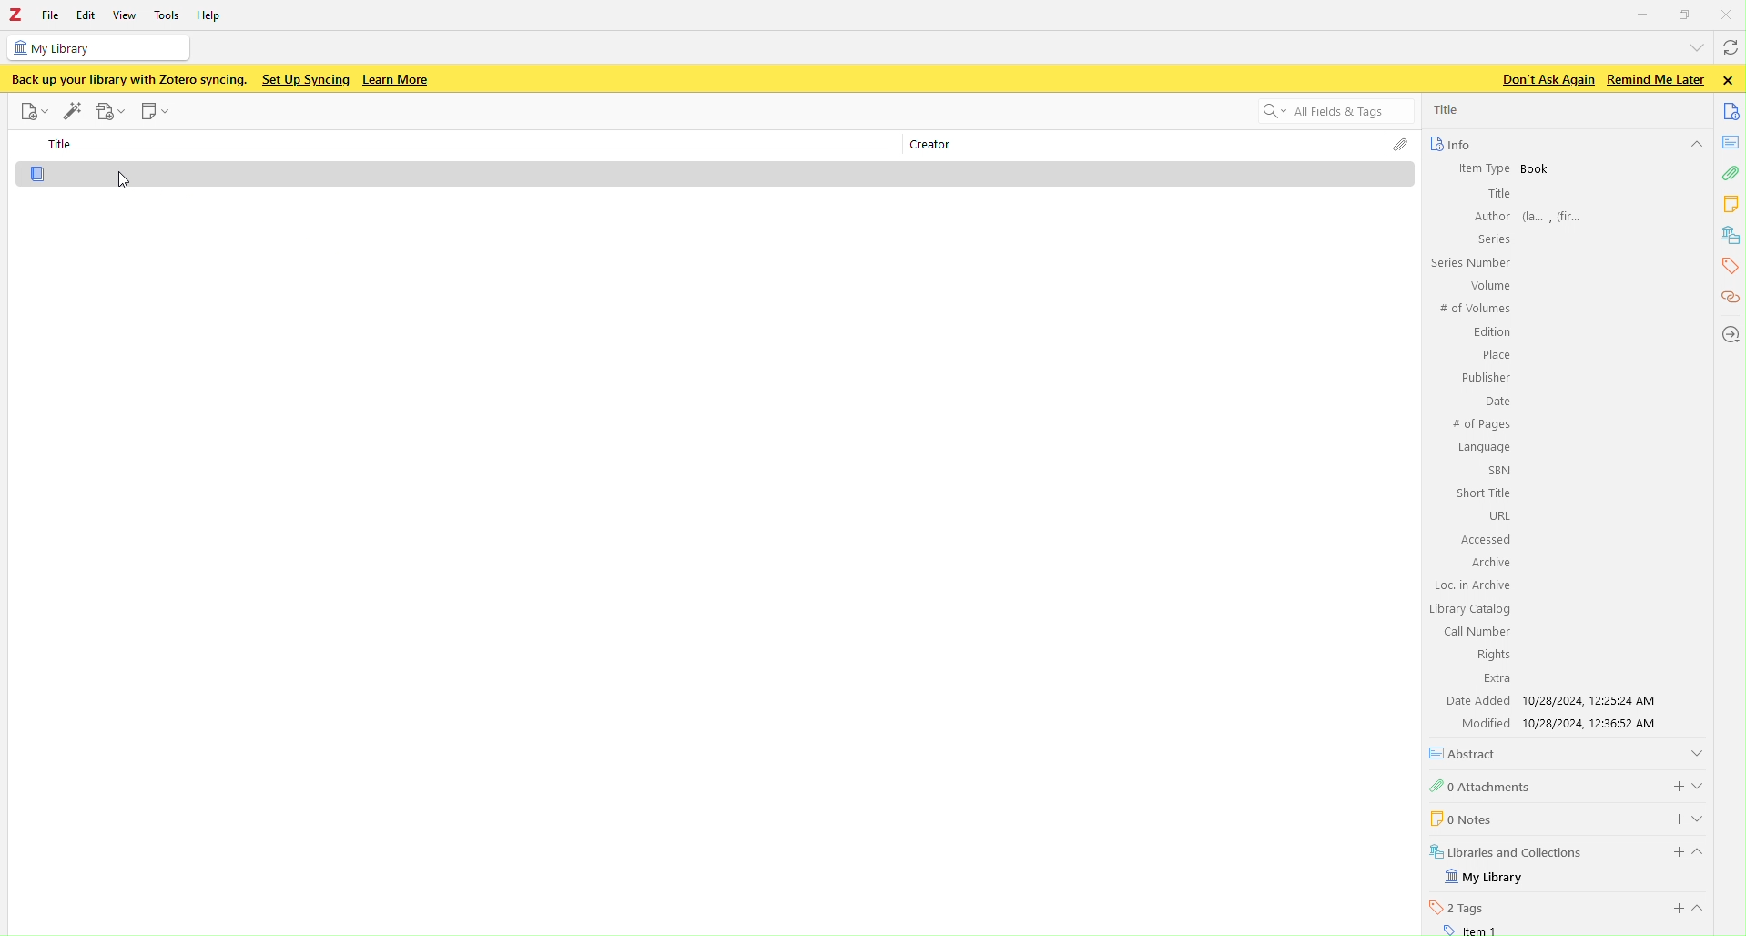 This screenshot has width=1746, height=936. I want to click on libraries, so click(1731, 236).